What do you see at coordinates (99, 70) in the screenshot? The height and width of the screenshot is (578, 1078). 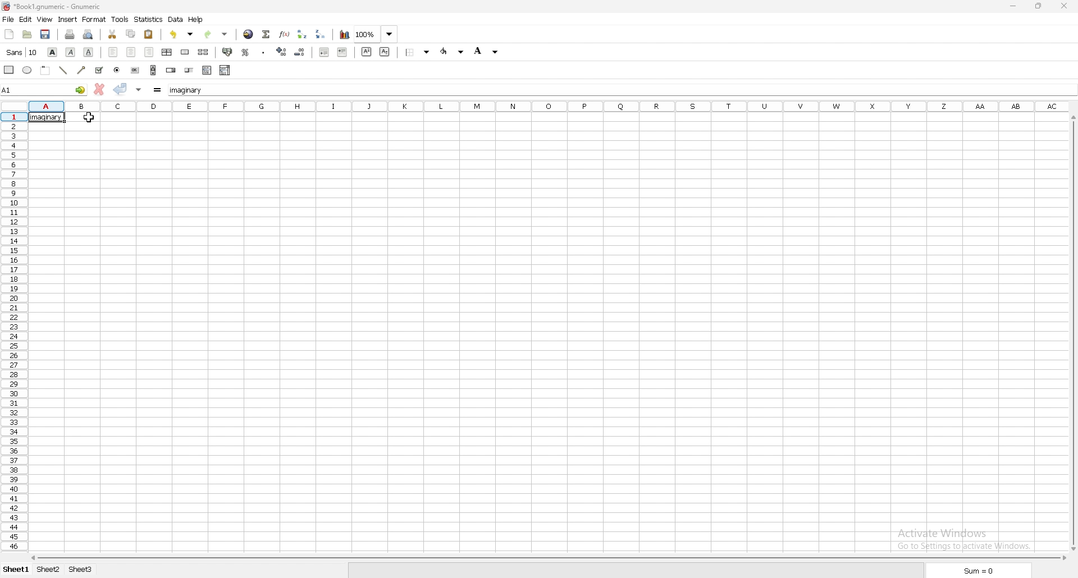 I see `tickbox` at bounding box center [99, 70].